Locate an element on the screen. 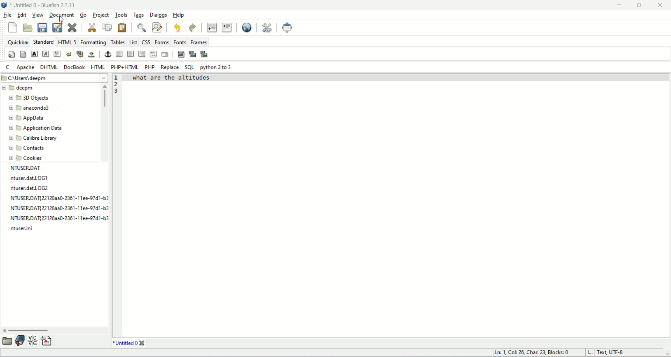 Image resolution: width=671 pixels, height=357 pixels. docbook is located at coordinates (75, 66).